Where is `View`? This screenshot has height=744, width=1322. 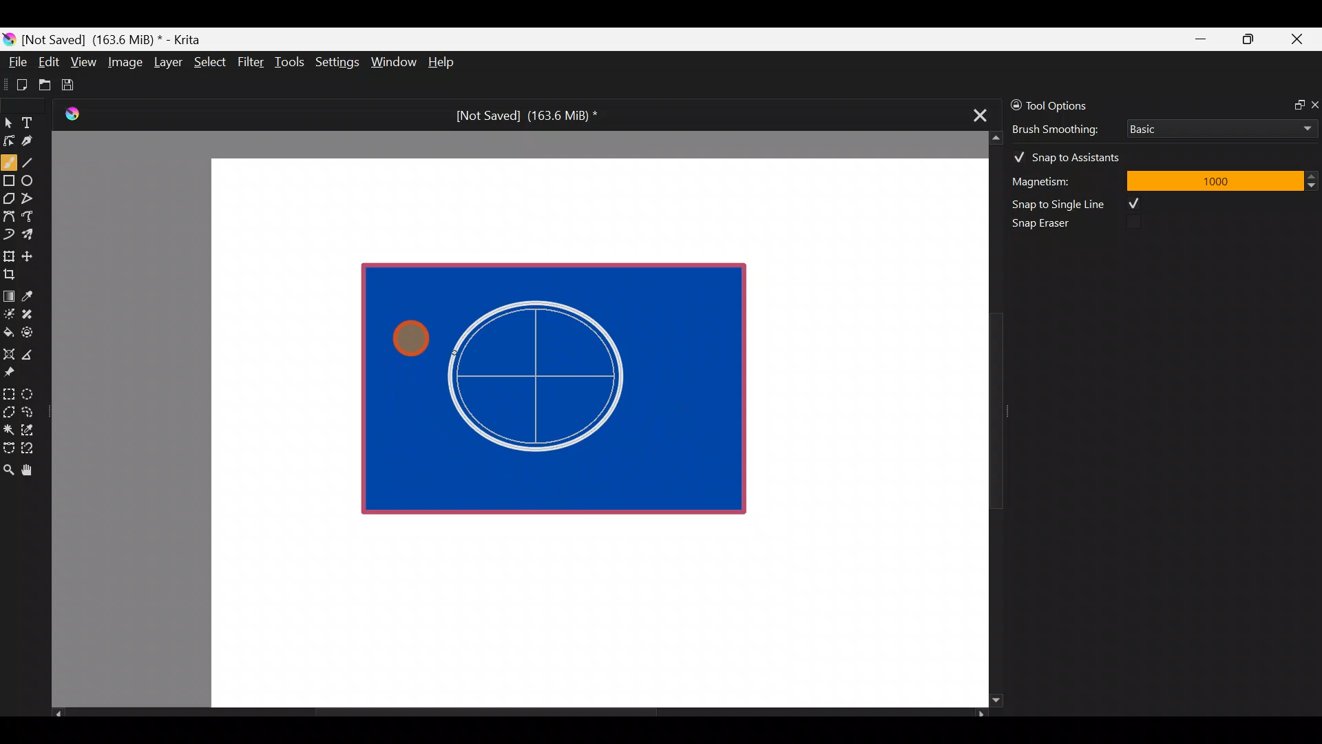
View is located at coordinates (84, 62).